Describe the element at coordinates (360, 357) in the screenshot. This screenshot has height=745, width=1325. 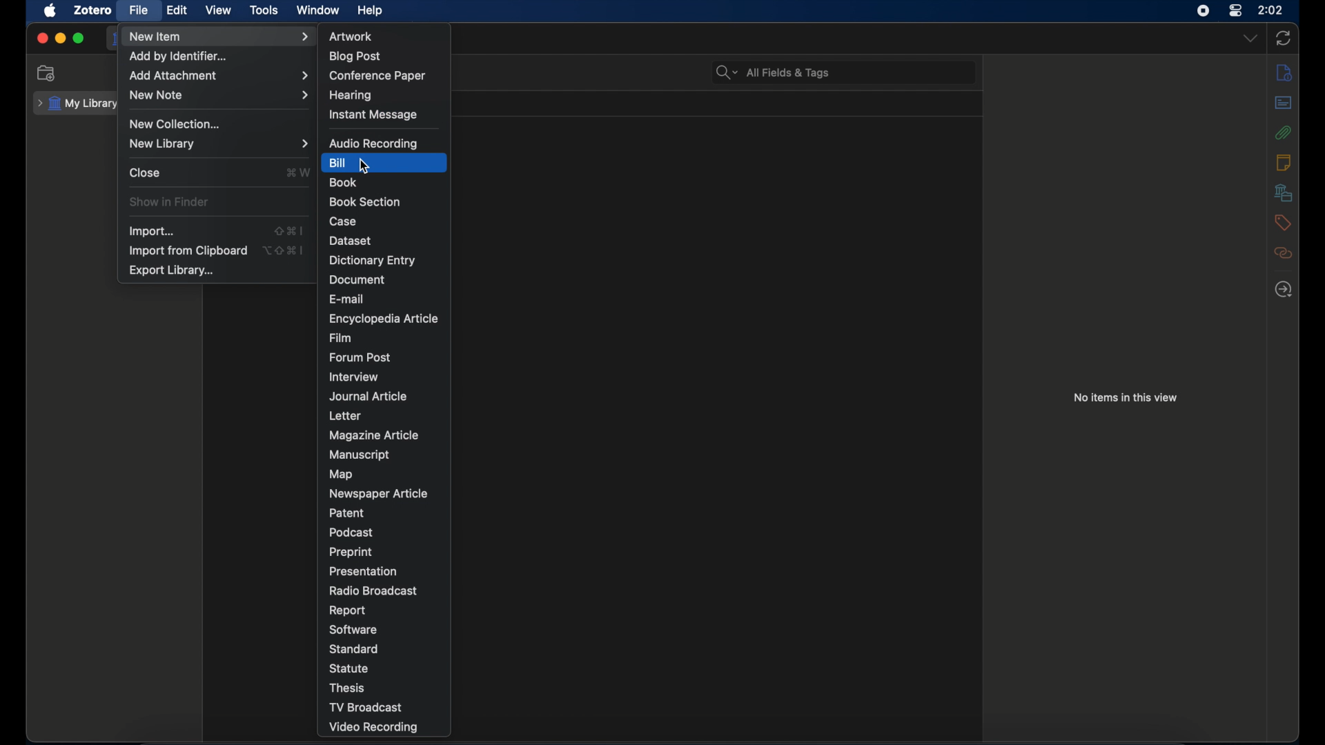
I see `forum post` at that location.